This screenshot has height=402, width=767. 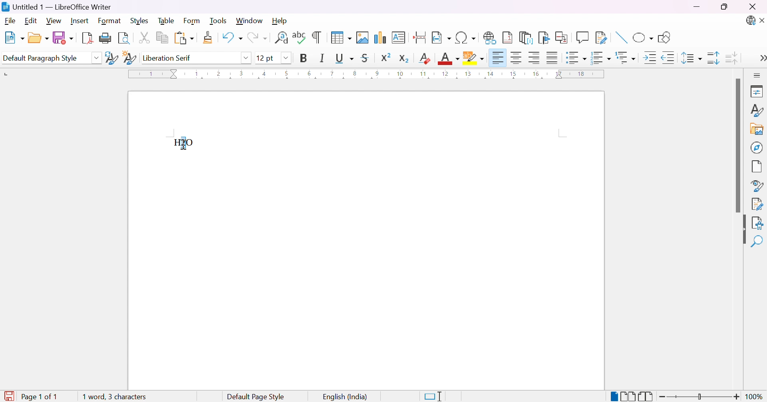 What do you see at coordinates (627, 58) in the screenshot?
I see `Select outline format` at bounding box center [627, 58].